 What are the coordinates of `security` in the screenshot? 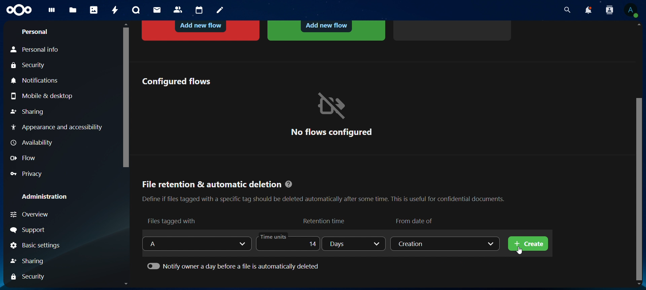 It's located at (30, 276).